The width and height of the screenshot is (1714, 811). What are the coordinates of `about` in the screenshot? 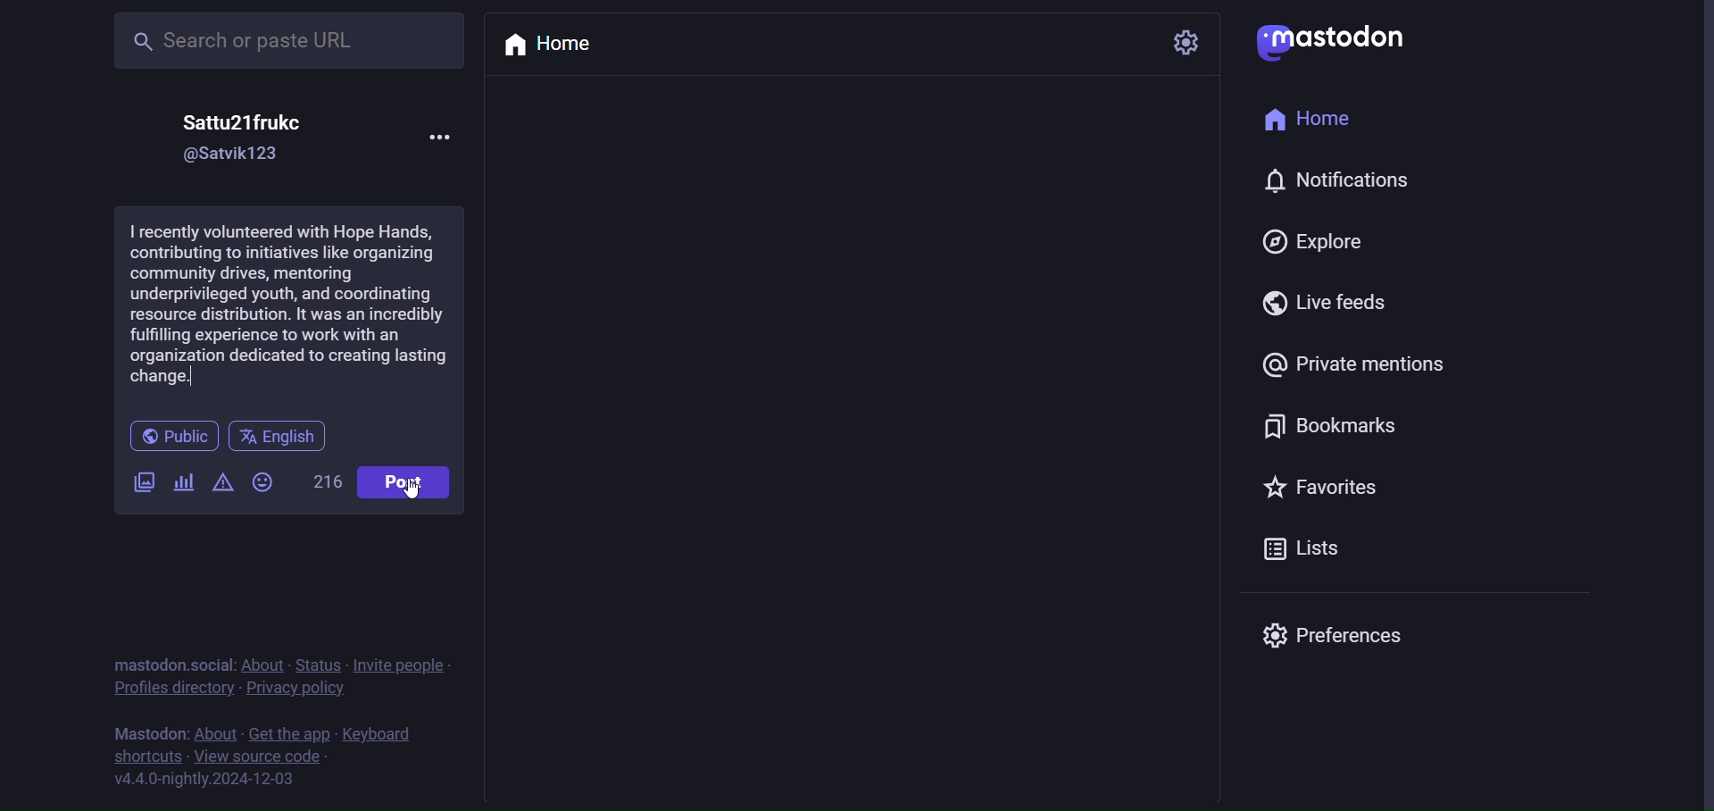 It's located at (261, 665).